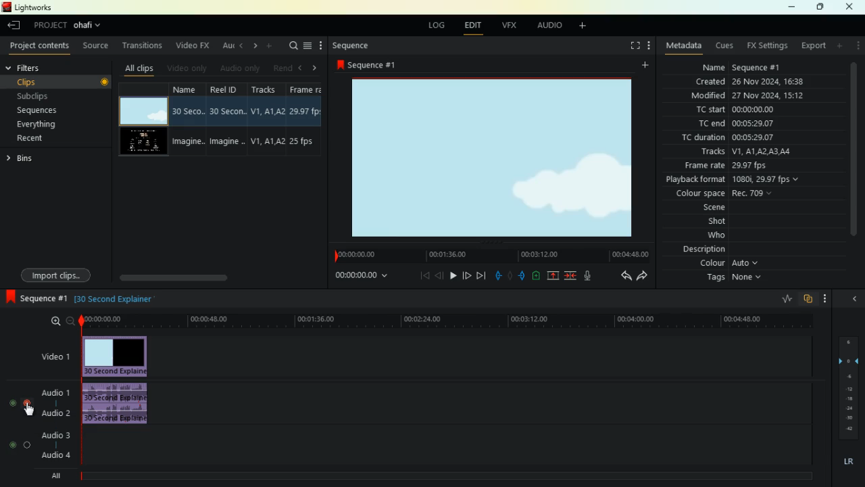 This screenshot has width=865, height=487. I want to click on transitions, so click(143, 45).